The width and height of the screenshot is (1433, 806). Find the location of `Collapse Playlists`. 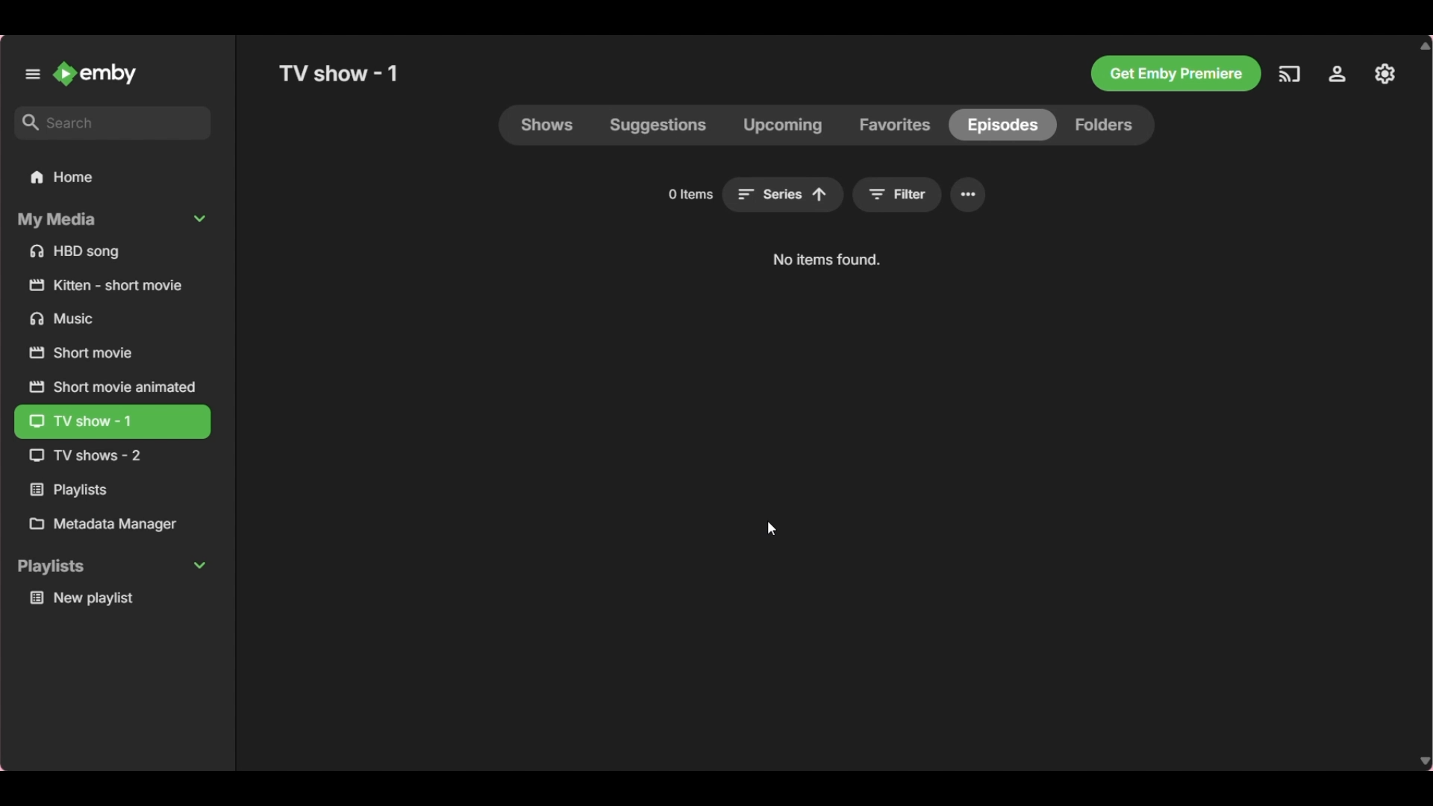

Collapse Playlists is located at coordinates (112, 568).